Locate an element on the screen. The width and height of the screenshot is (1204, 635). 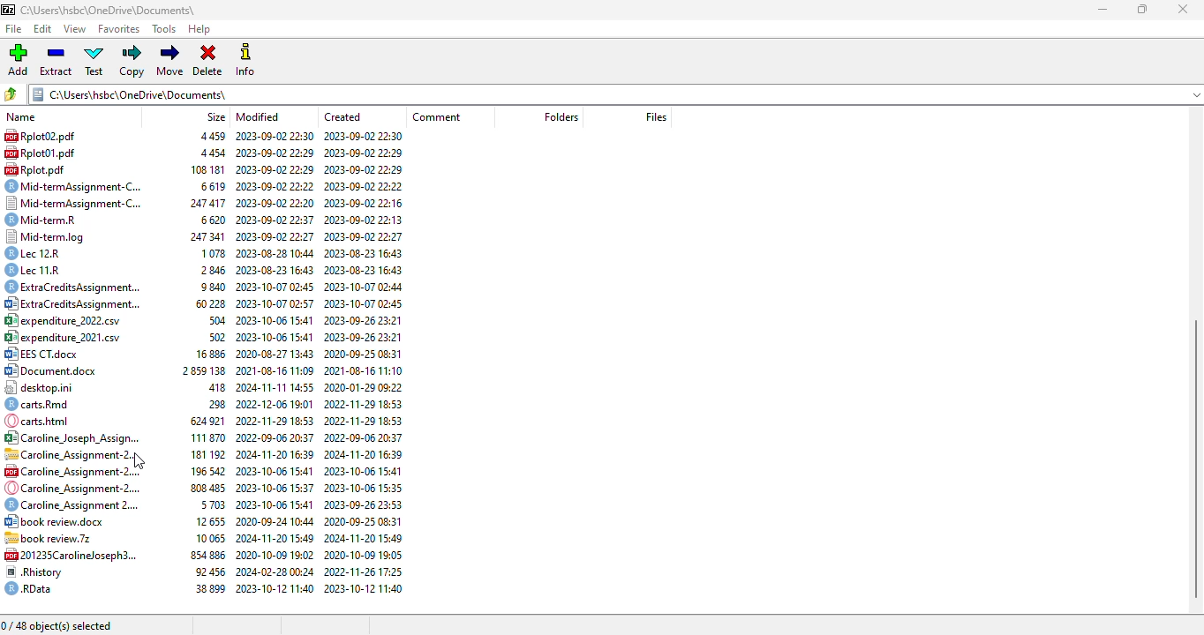
Mid-termleg is located at coordinates (51, 235).